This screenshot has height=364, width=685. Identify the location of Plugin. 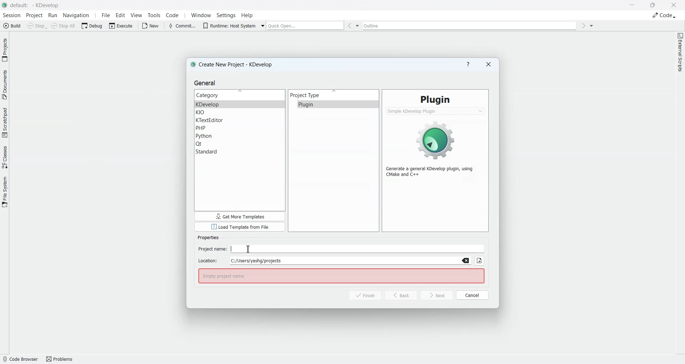
(333, 104).